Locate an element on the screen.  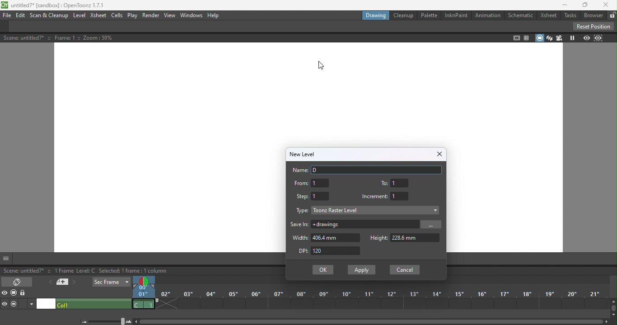
Animation is located at coordinates (486, 15).